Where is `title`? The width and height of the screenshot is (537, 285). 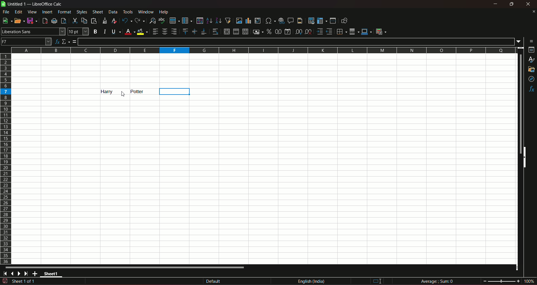
title is located at coordinates (48, 4).